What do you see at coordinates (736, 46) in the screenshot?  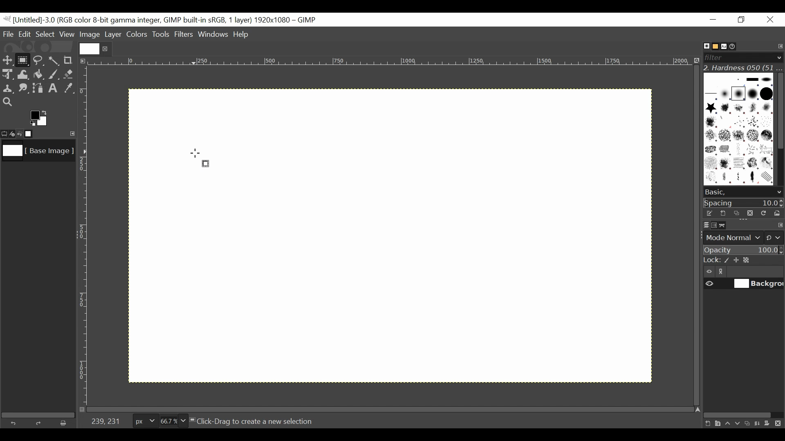 I see `Document History` at bounding box center [736, 46].